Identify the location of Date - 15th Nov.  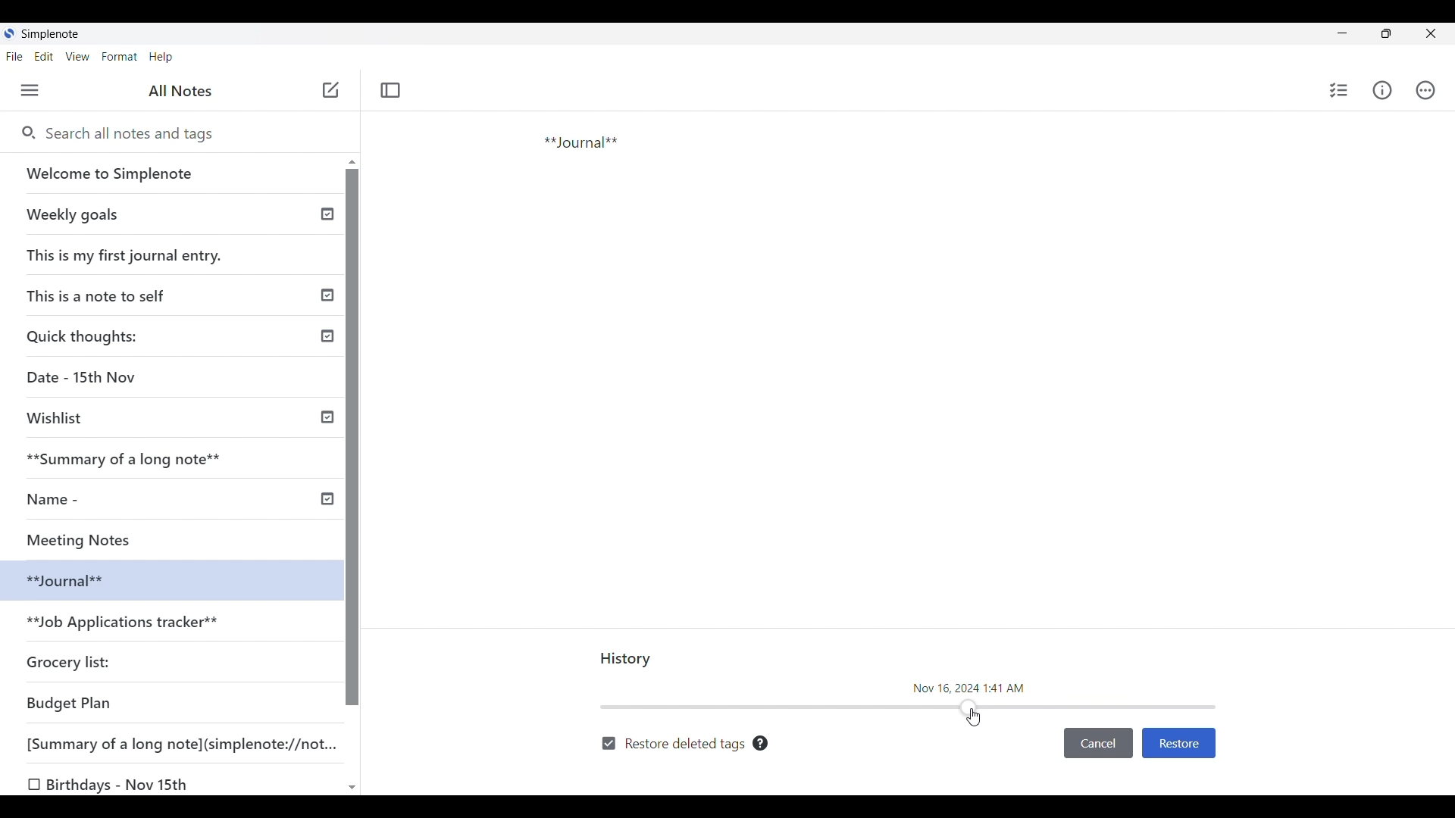
(84, 377).